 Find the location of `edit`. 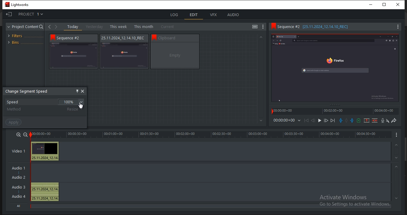

edit is located at coordinates (195, 14).